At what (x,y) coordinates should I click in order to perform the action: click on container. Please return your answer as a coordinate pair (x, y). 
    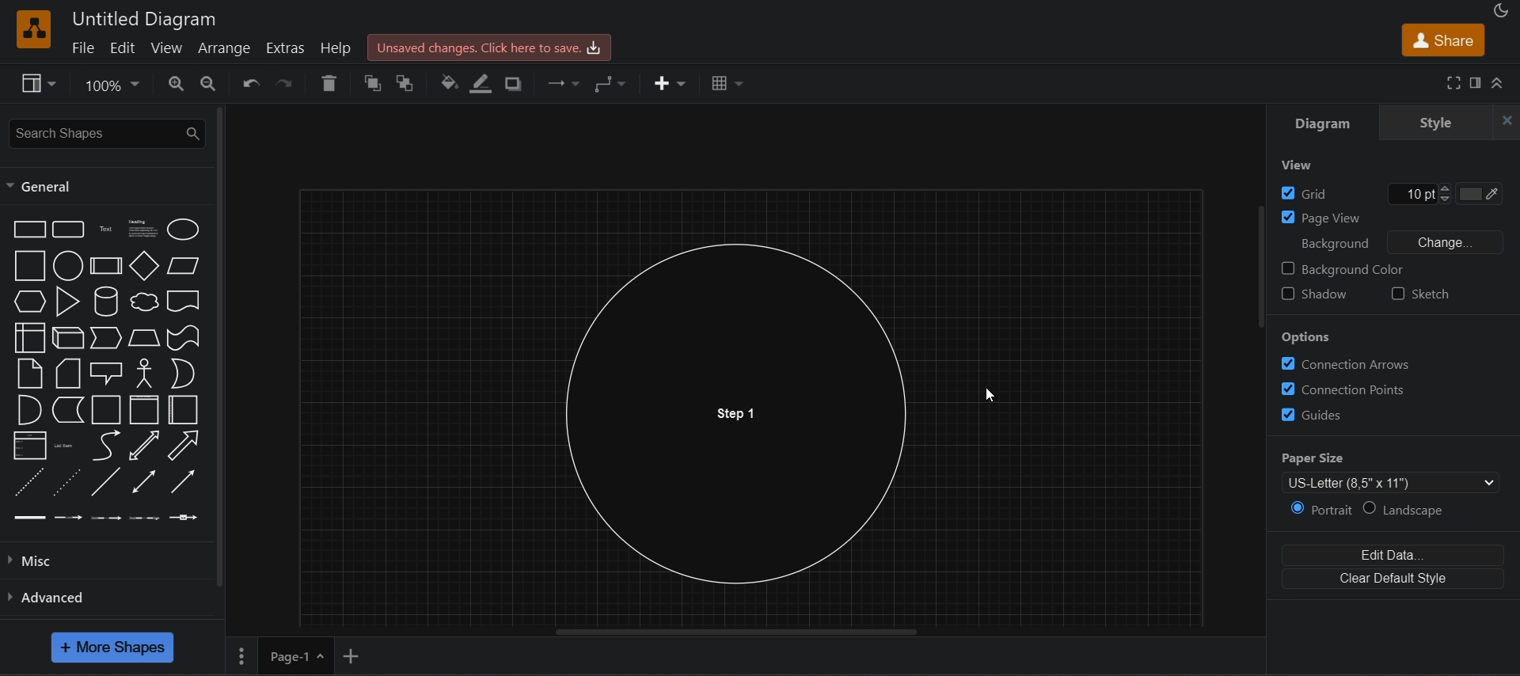
    Looking at the image, I should click on (108, 409).